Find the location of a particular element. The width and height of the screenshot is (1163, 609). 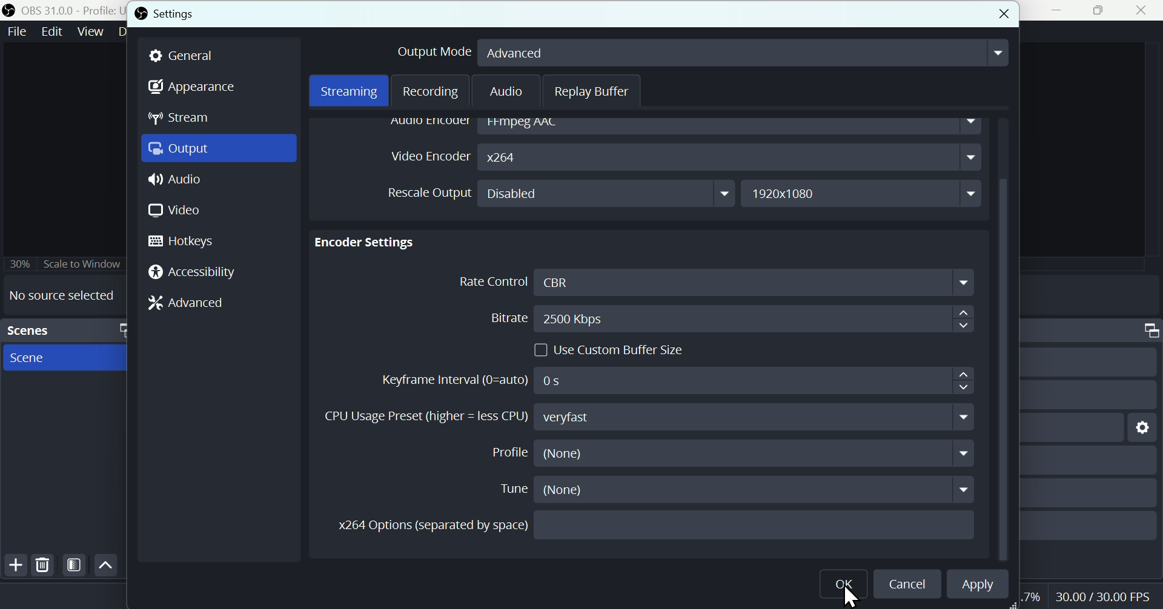

cancel is located at coordinates (907, 585).